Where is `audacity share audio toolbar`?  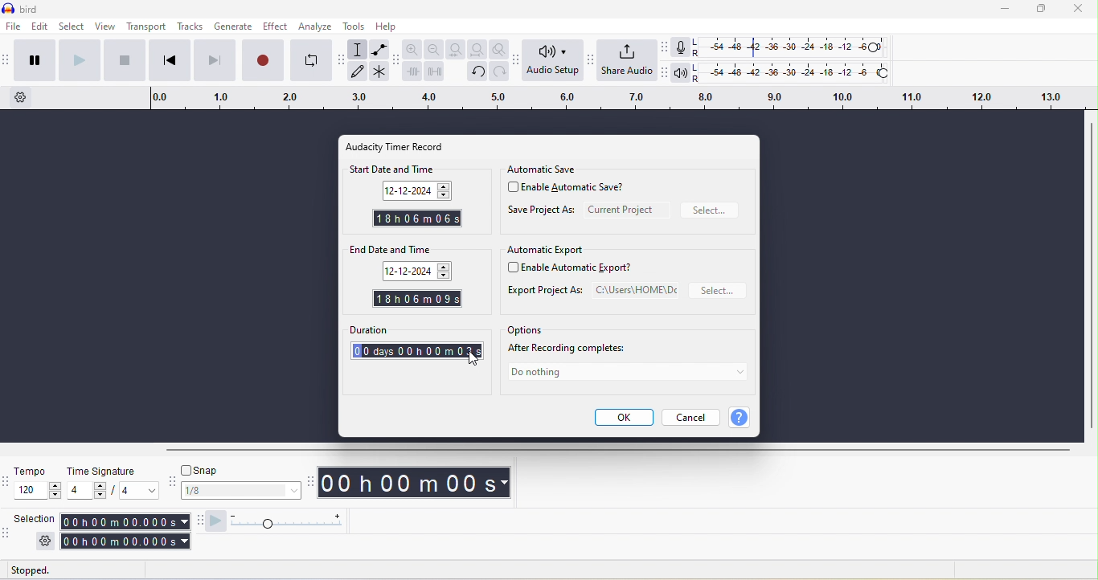 audacity share audio toolbar is located at coordinates (591, 59).